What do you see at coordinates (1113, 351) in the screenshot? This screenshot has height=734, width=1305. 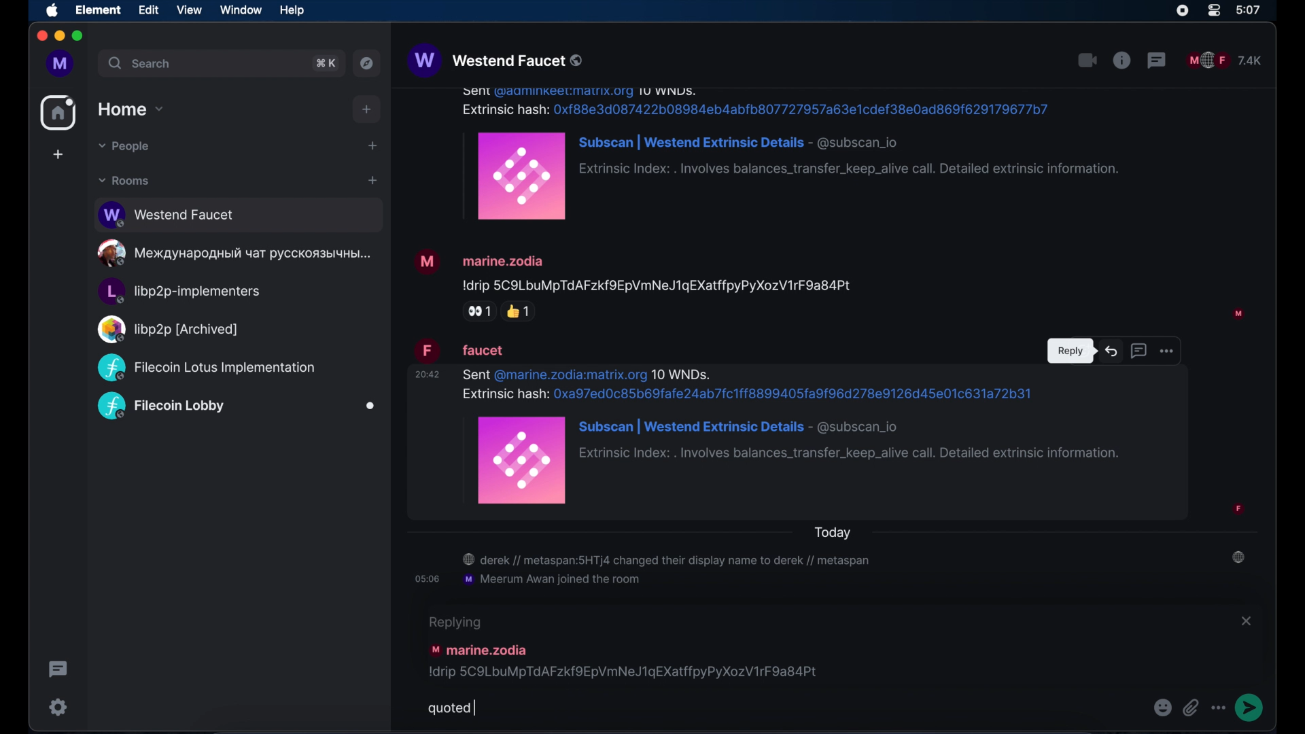 I see `reply` at bounding box center [1113, 351].